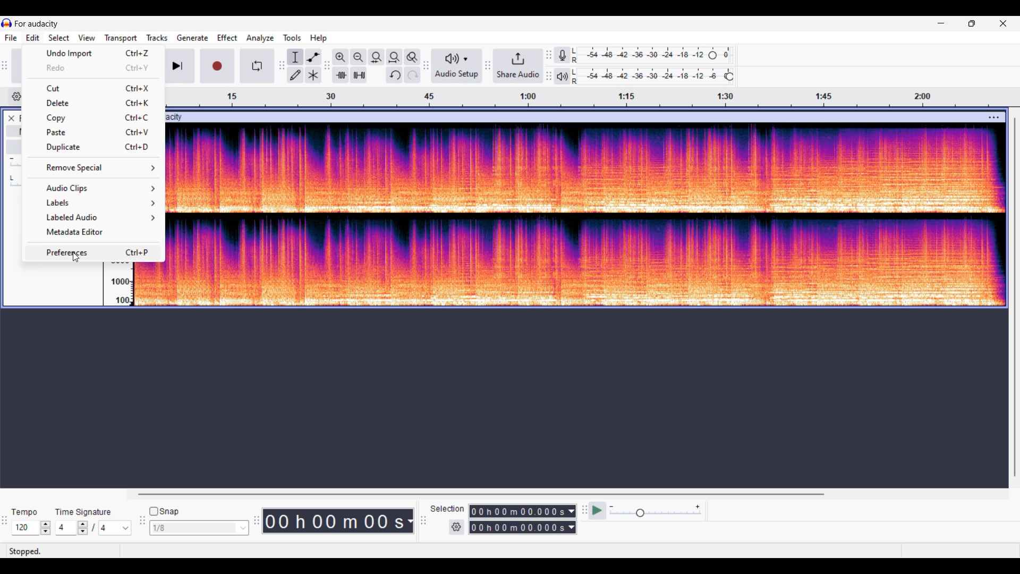  What do you see at coordinates (652, 76) in the screenshot?
I see `Playback level` at bounding box center [652, 76].